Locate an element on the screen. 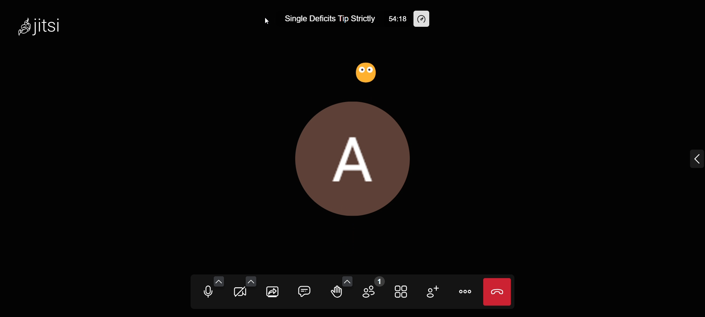 This screenshot has height=317, width=705. Single Deficits Tip Strictly is located at coordinates (326, 18).